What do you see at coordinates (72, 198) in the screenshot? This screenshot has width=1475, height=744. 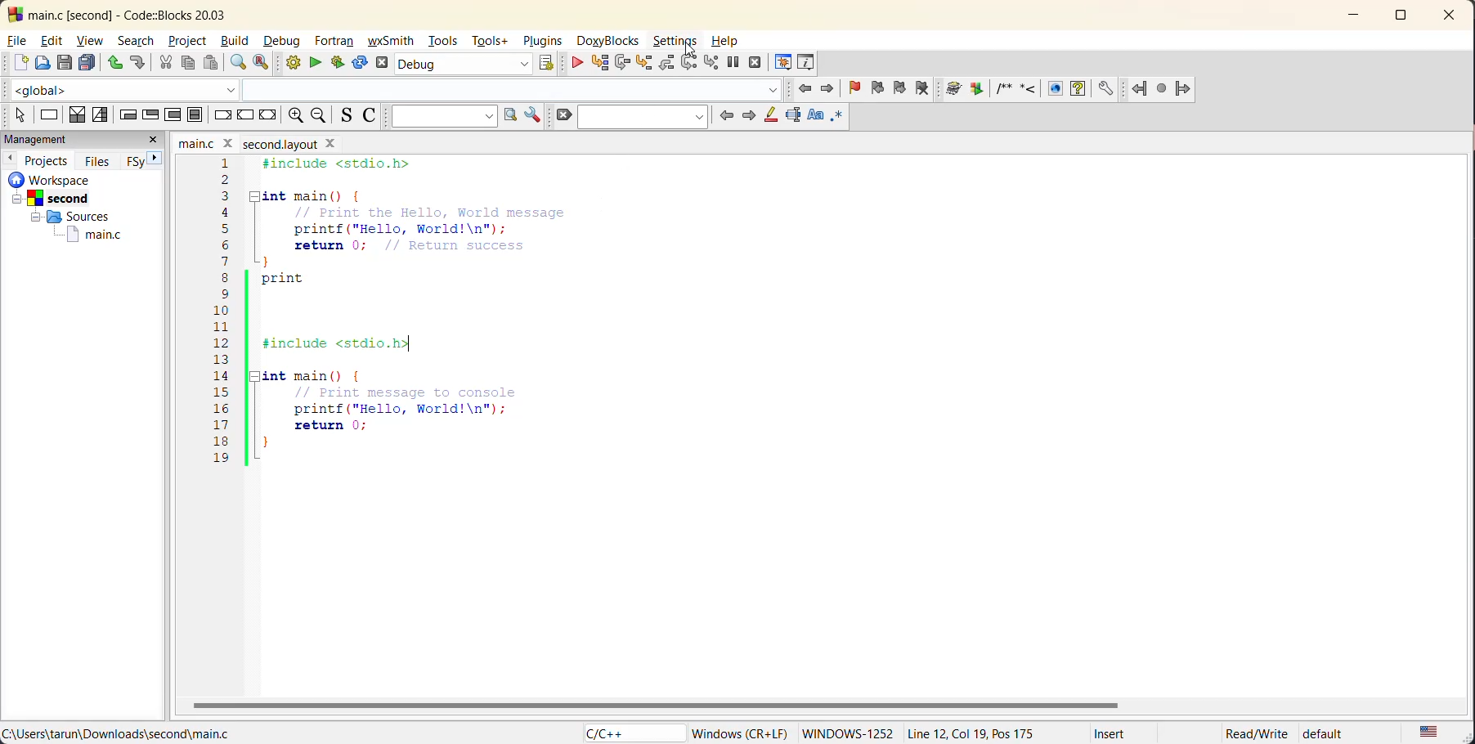 I see `Second` at bounding box center [72, 198].